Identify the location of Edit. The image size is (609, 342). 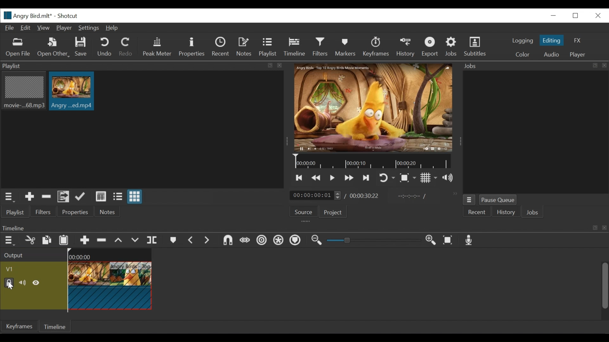
(26, 28).